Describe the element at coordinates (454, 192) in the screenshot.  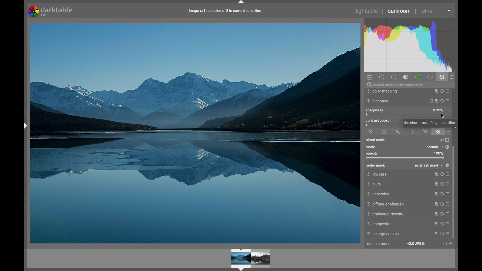
I see `scroll box` at that location.